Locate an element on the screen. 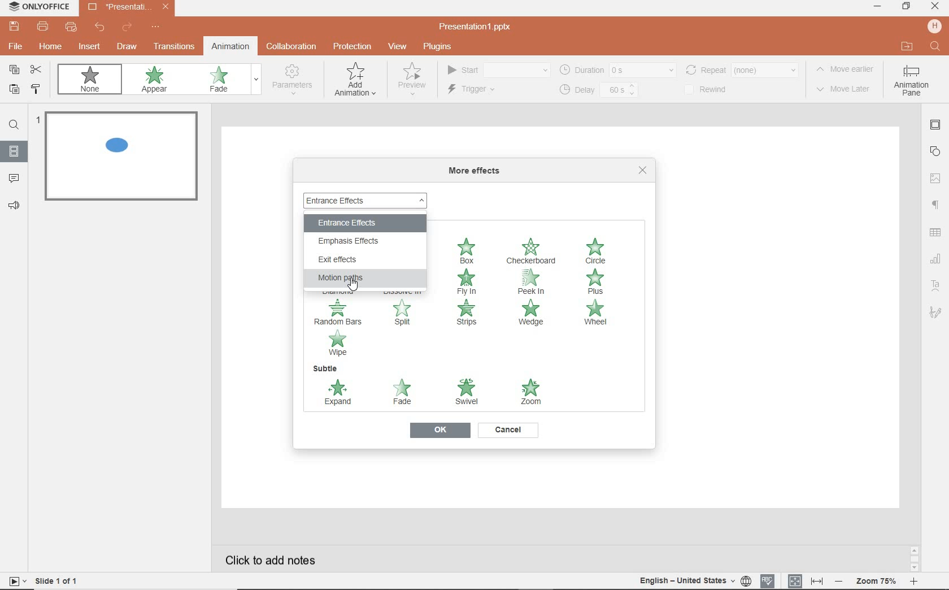  PLUS is located at coordinates (598, 282).